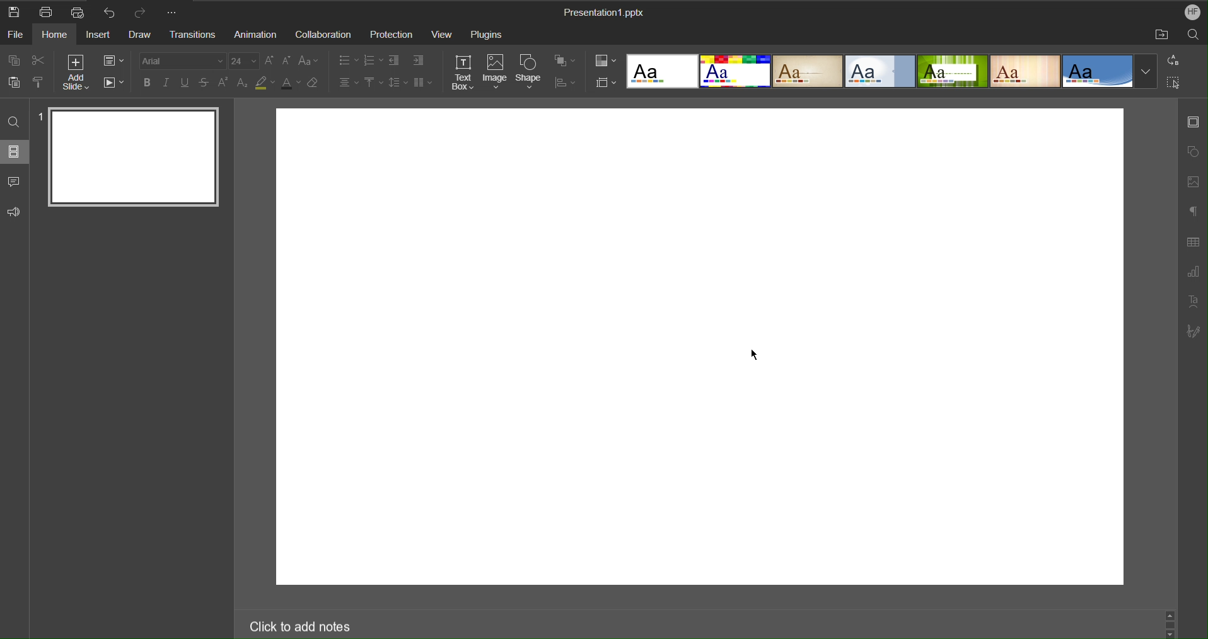 Image resolution: width=1208 pixels, height=639 pixels. Describe the element at coordinates (223, 83) in the screenshot. I see `Superscript` at that location.